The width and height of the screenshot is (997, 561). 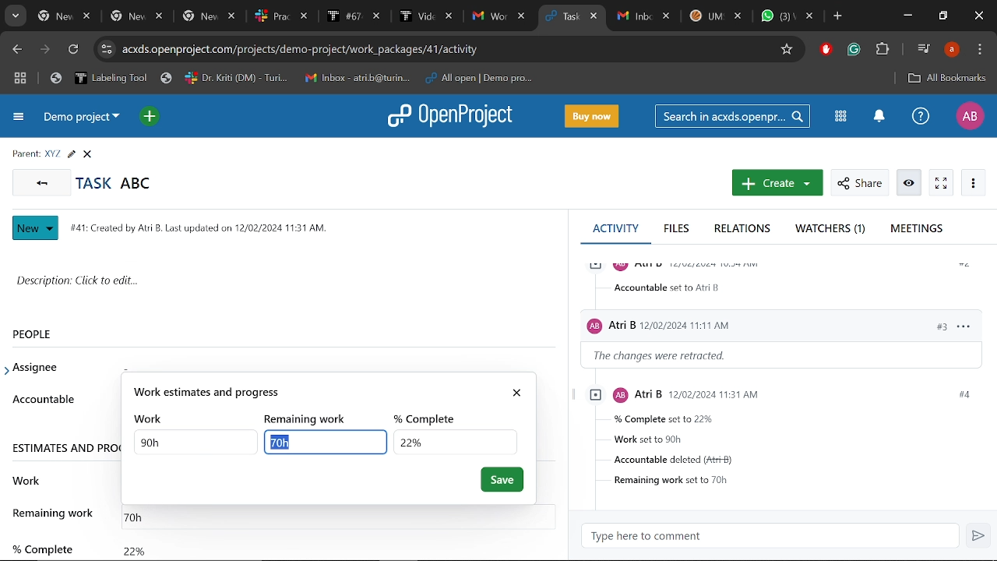 I want to click on task info, so click(x=205, y=226).